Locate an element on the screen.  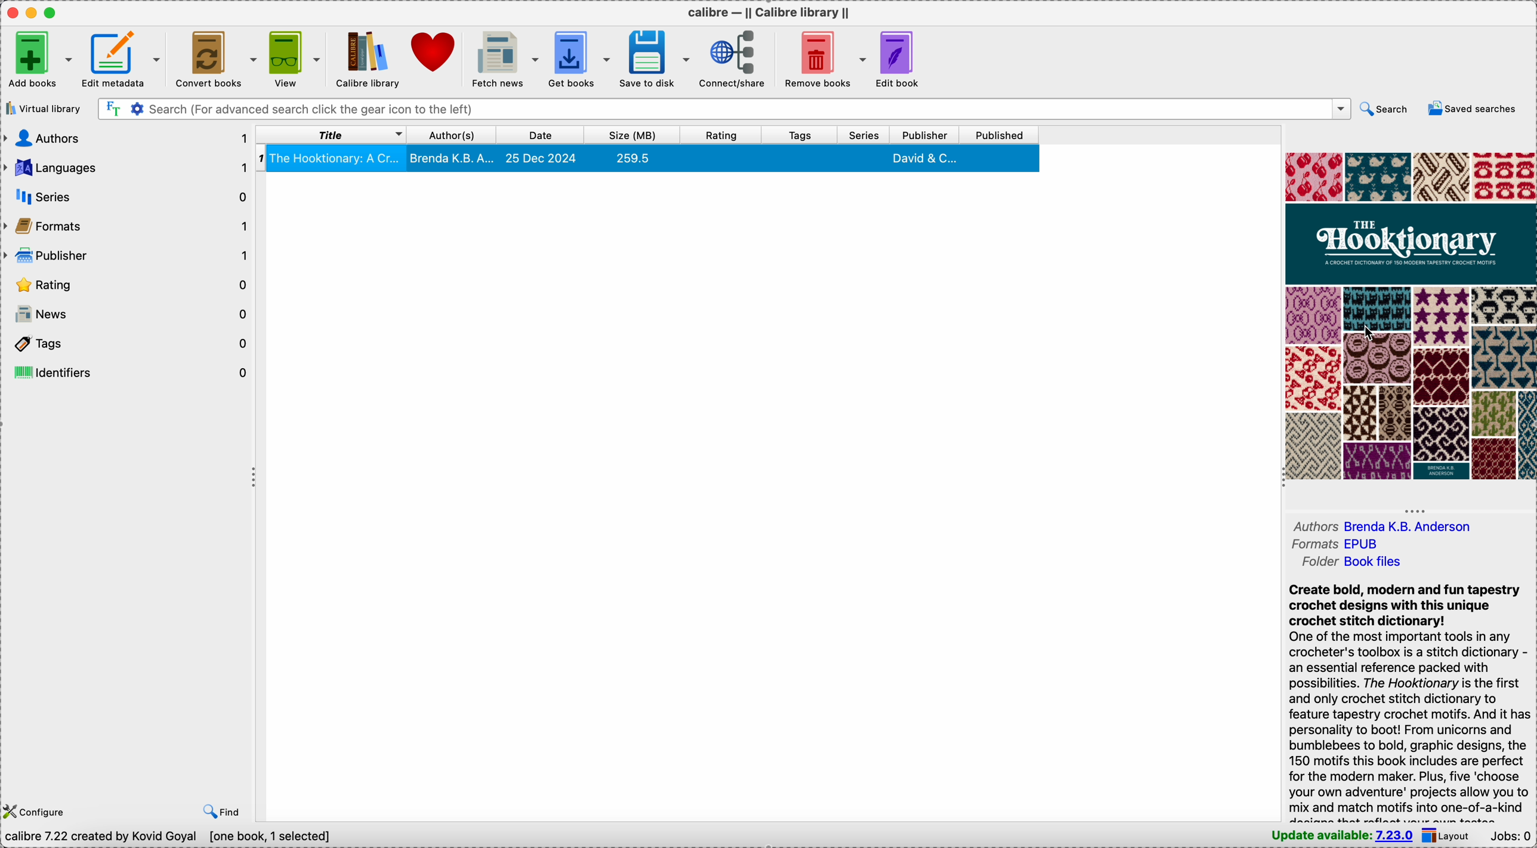
news is located at coordinates (128, 314).